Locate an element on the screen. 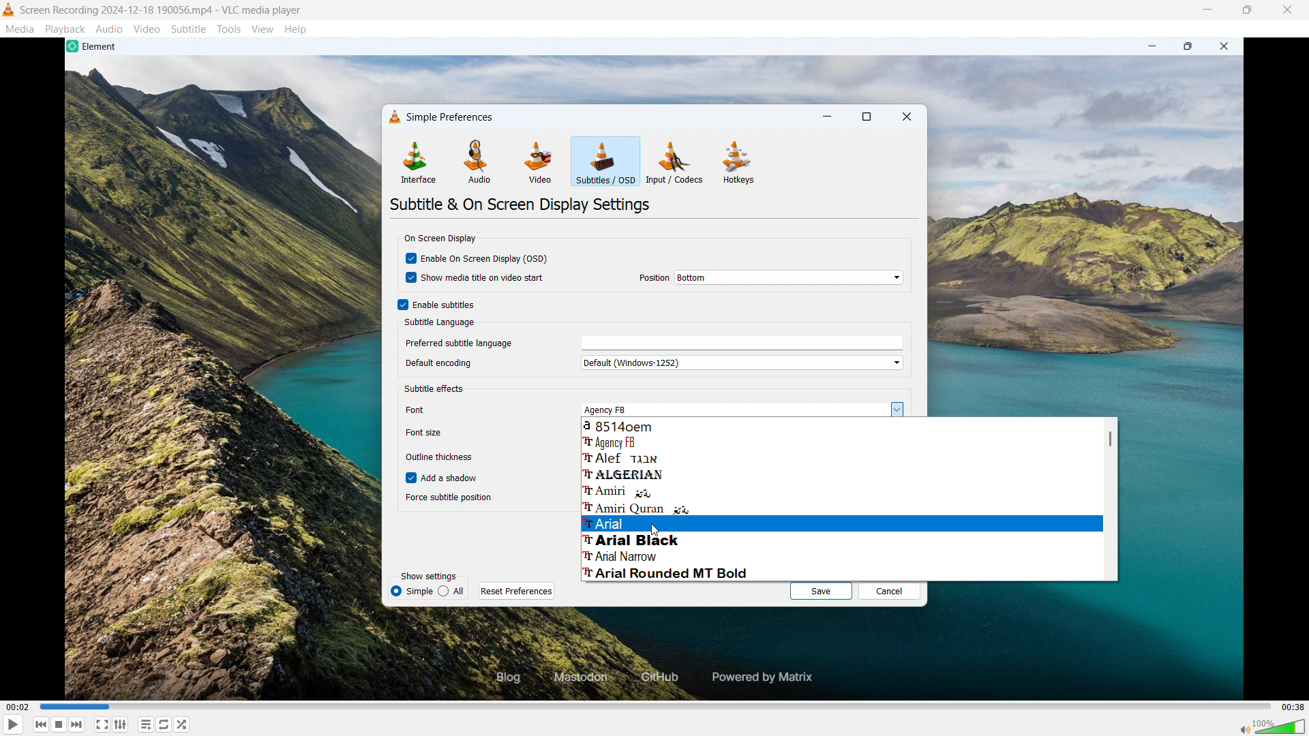 The width and height of the screenshot is (1309, 736). logo is located at coordinates (9, 10).